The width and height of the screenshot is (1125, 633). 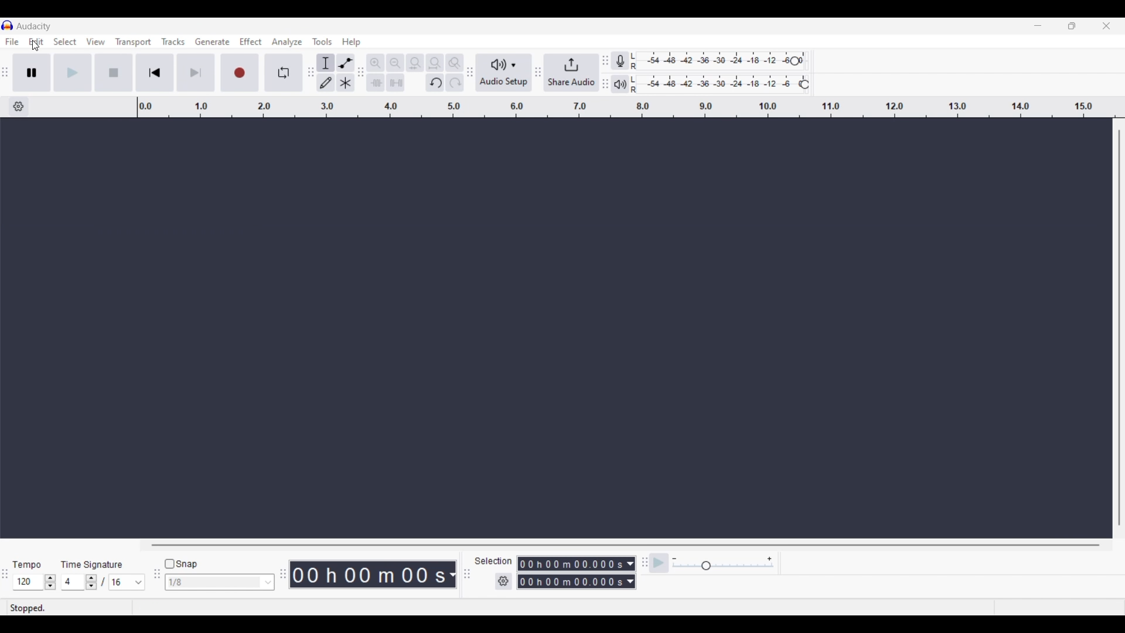 What do you see at coordinates (134, 42) in the screenshot?
I see `Transport menu` at bounding box center [134, 42].